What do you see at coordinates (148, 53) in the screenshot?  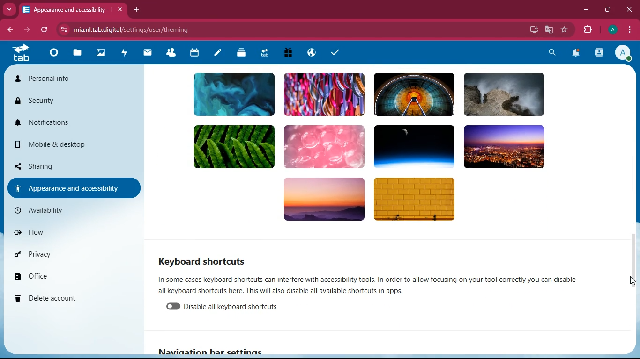 I see `mail` at bounding box center [148, 53].